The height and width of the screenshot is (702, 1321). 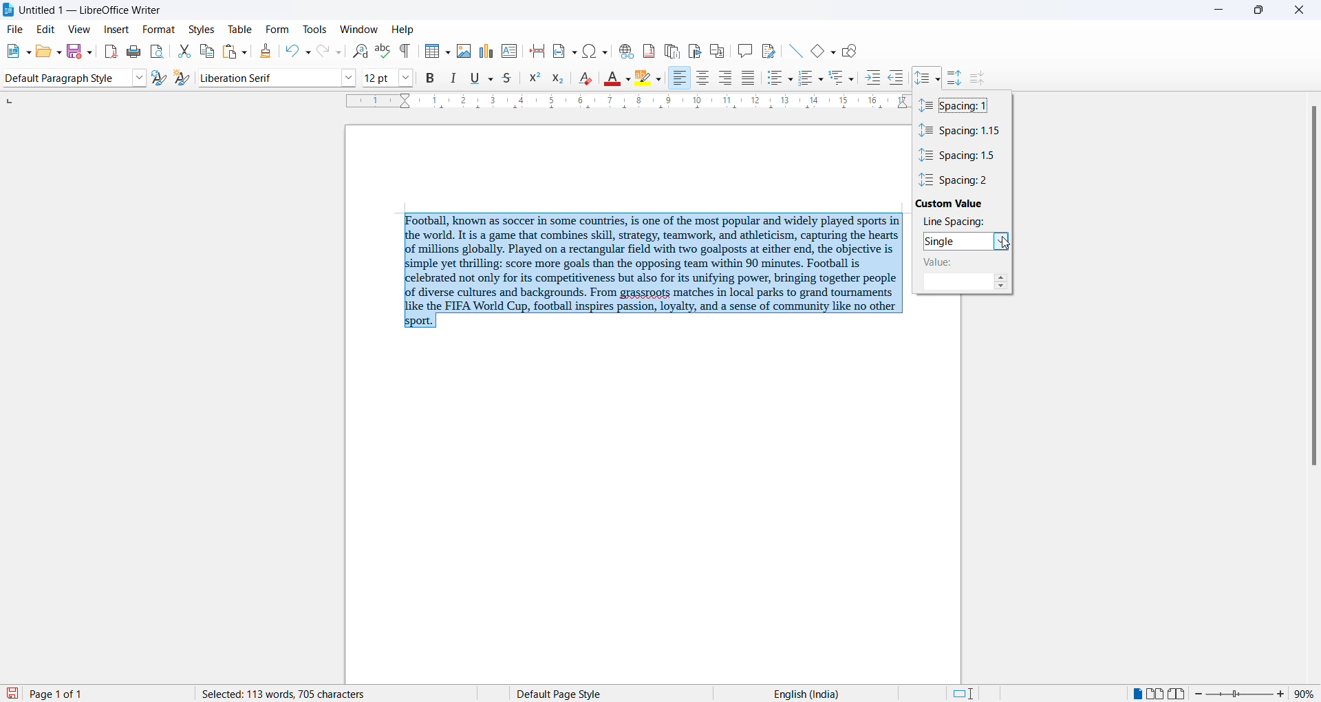 I want to click on toggle ordered list , so click(x=822, y=80).